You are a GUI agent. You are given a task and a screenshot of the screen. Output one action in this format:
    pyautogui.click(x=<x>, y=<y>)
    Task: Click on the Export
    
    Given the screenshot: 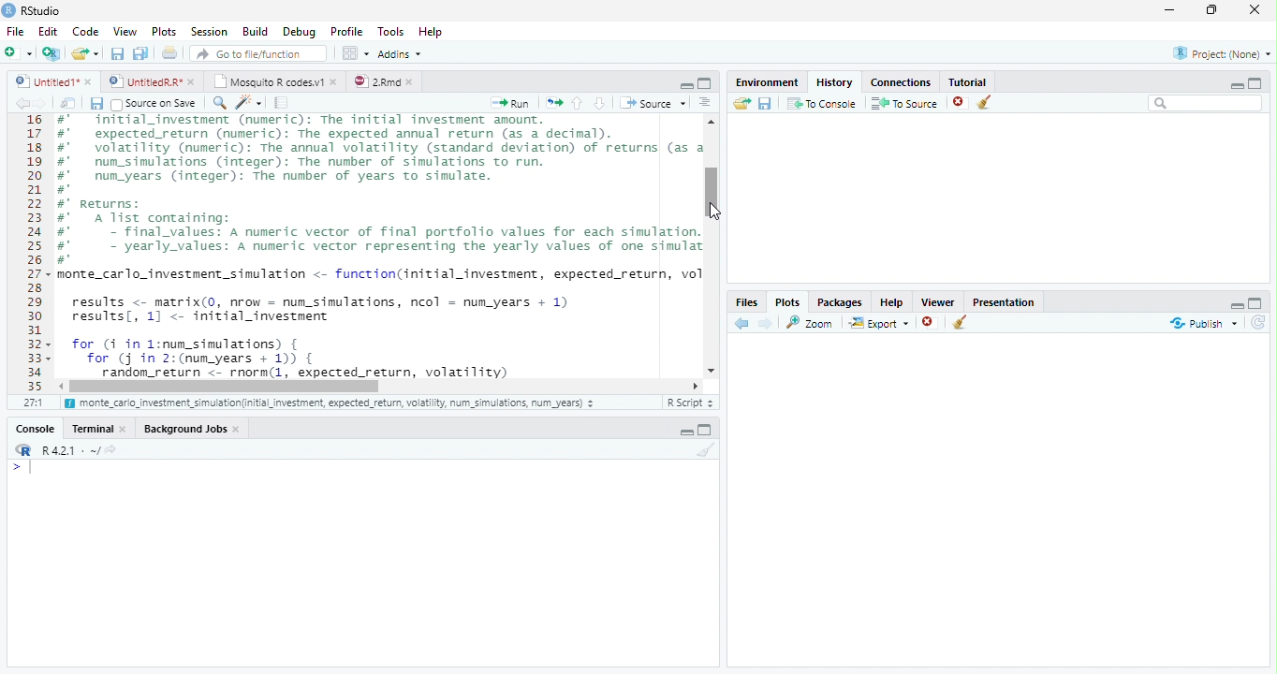 What is the action you would take?
    pyautogui.click(x=877, y=323)
    